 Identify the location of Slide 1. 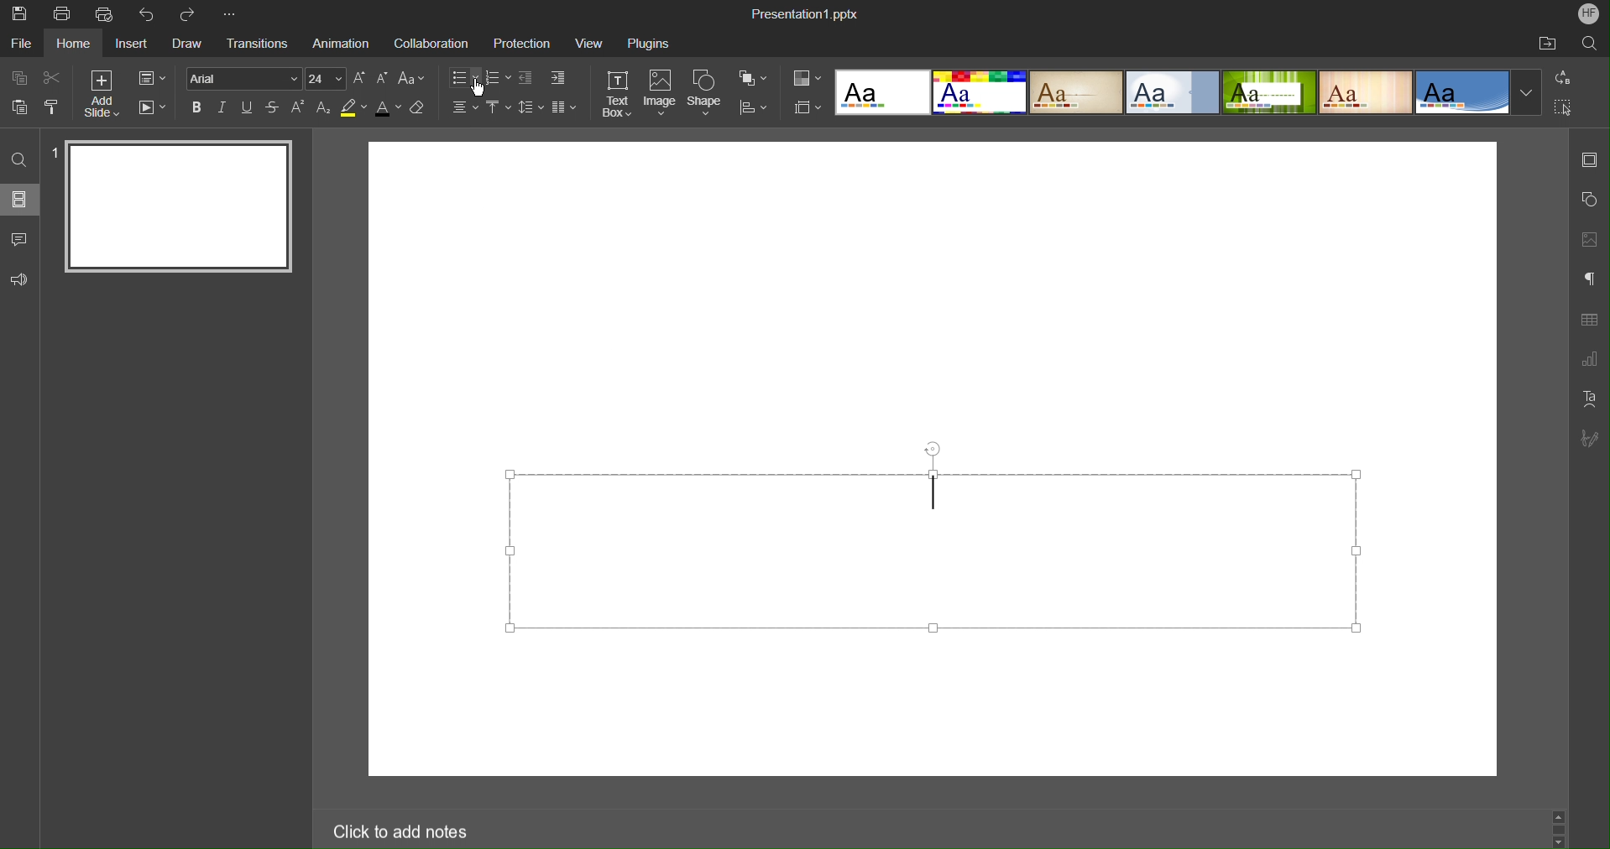
(180, 206).